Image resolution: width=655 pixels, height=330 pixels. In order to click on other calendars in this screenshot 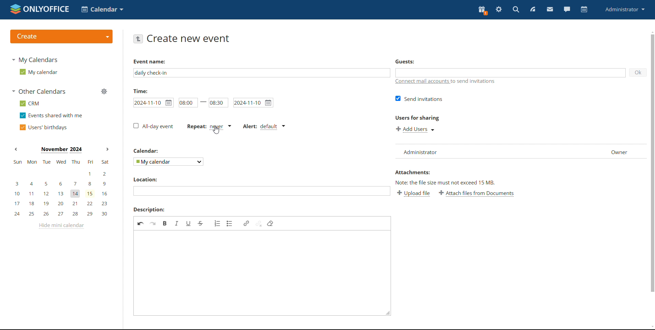, I will do `click(38, 92)`.